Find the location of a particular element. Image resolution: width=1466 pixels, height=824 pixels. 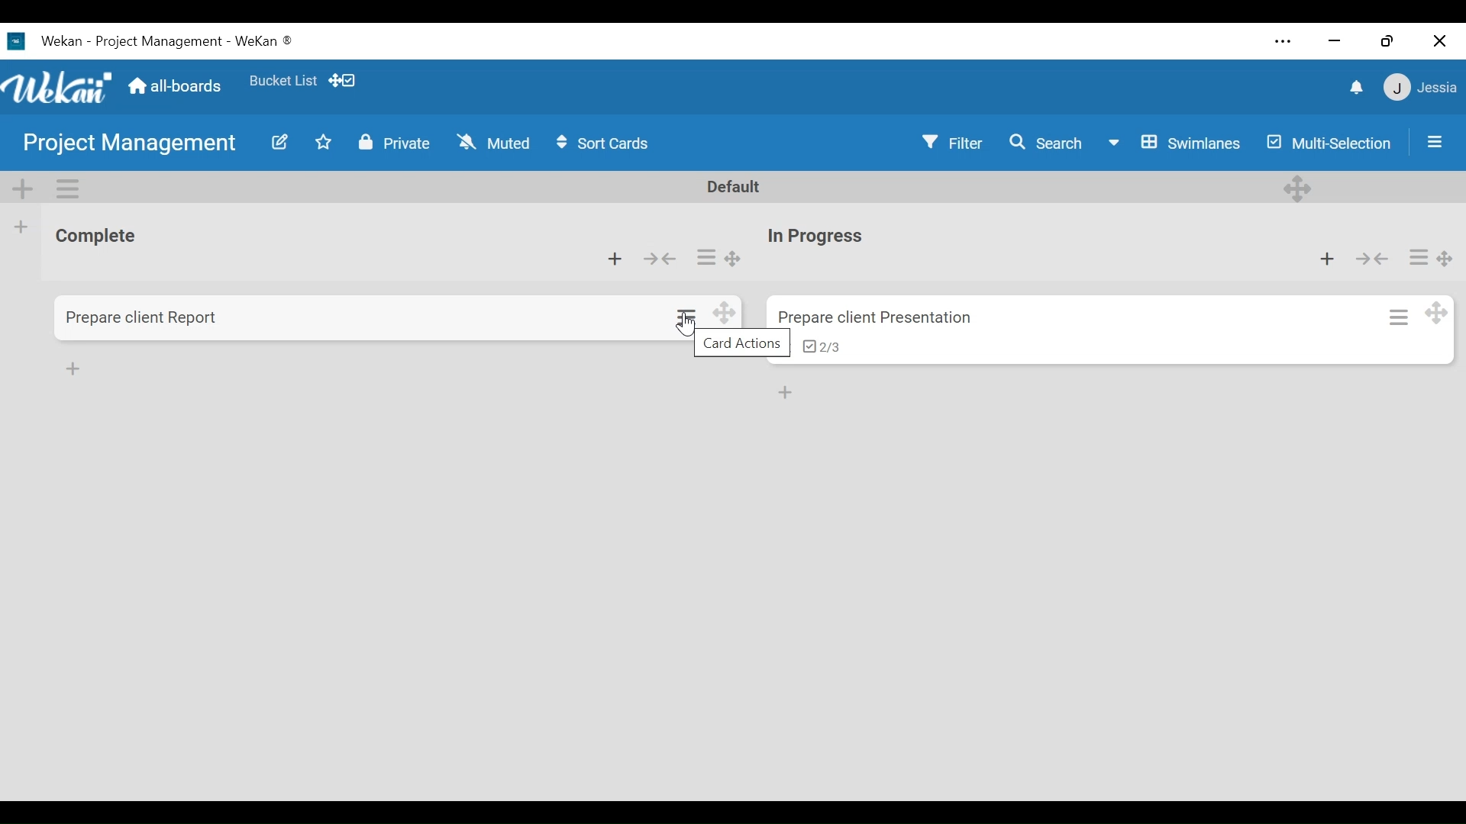

Close is located at coordinates (1442, 40).